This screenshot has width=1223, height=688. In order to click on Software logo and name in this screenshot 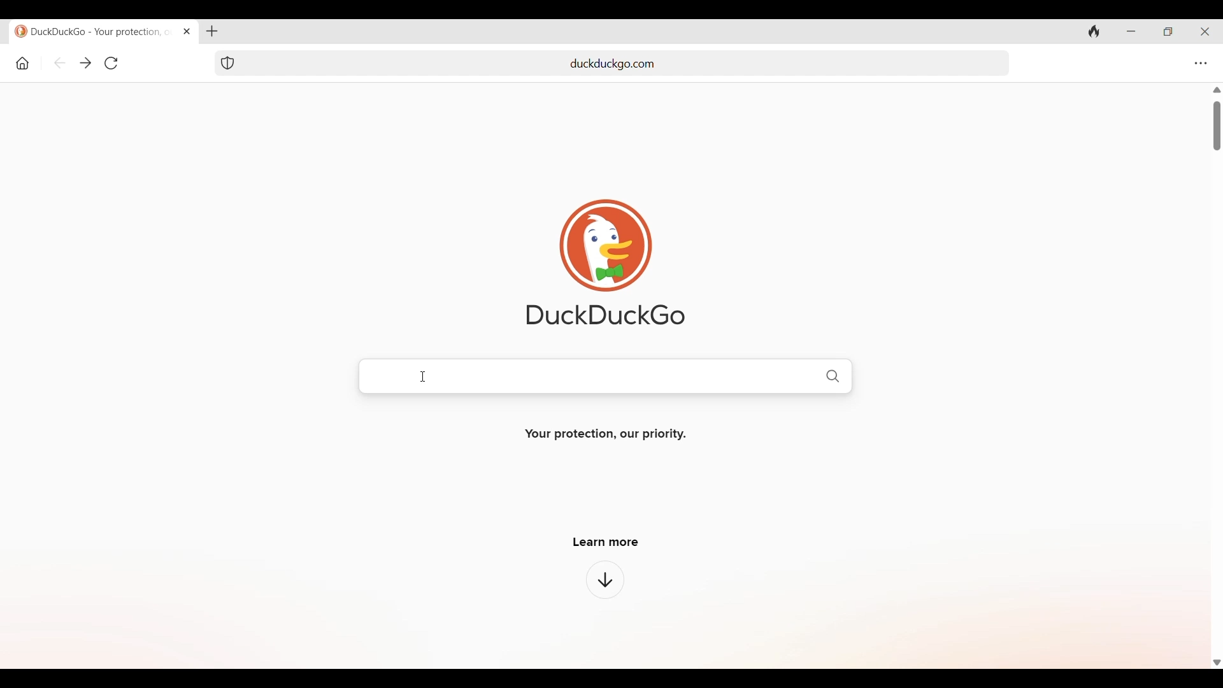, I will do `click(607, 262)`.